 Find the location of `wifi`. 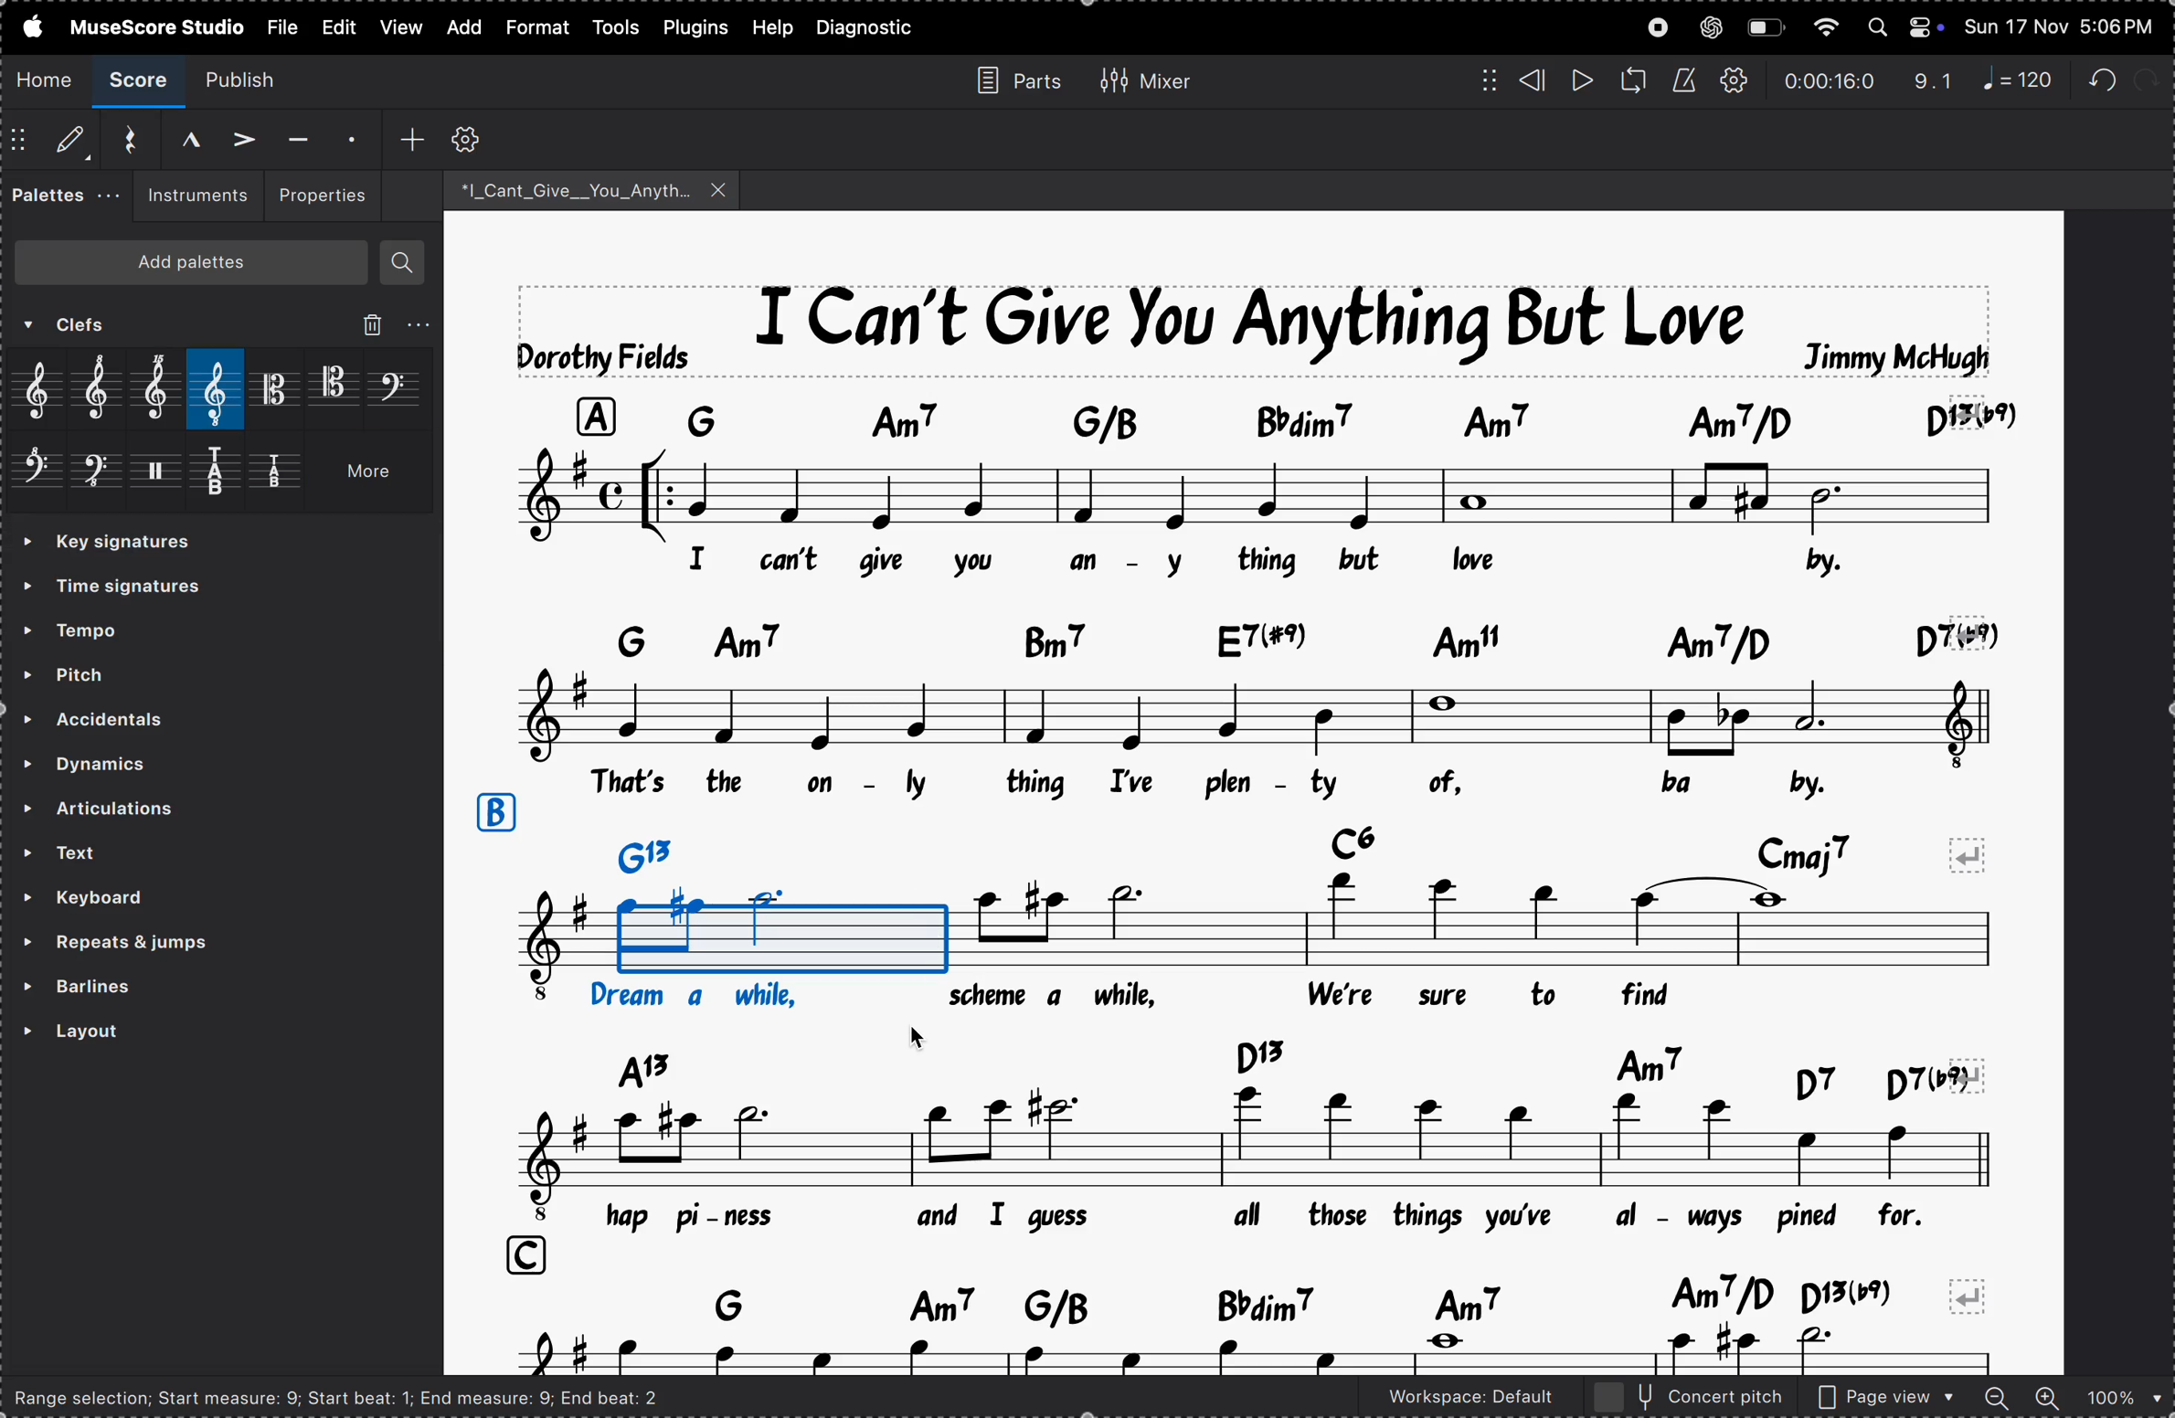

wifi is located at coordinates (1823, 28).